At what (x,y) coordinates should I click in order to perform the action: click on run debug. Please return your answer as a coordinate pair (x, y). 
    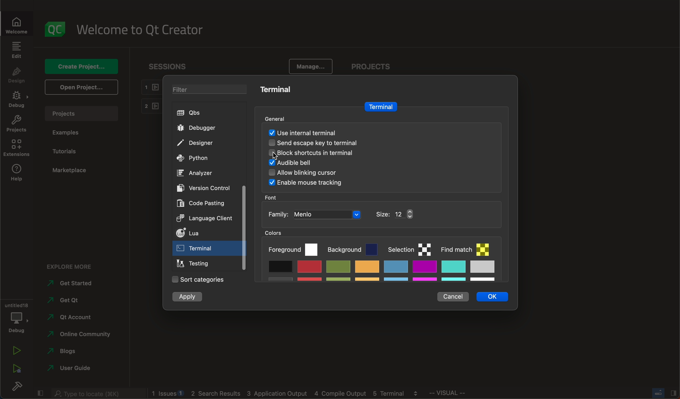
    Looking at the image, I should click on (16, 371).